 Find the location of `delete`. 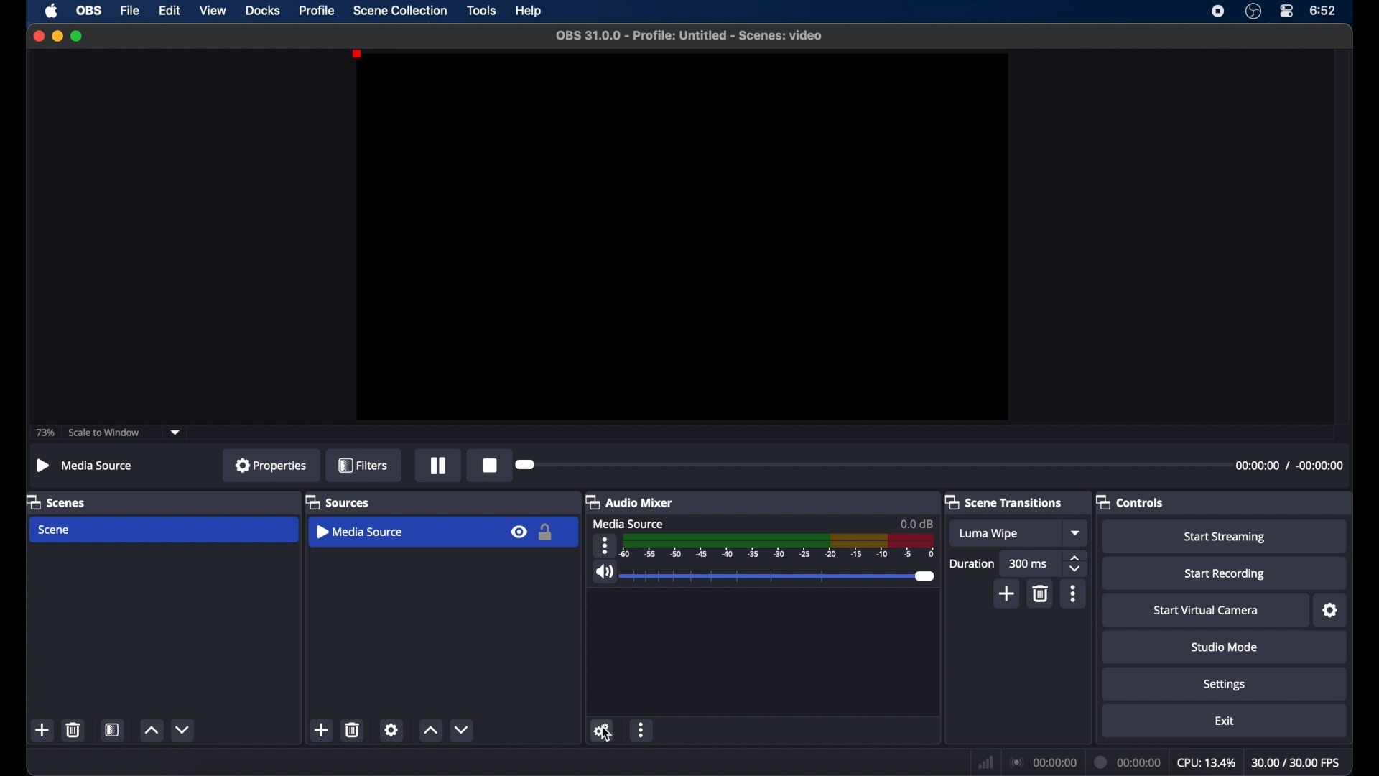

delete is located at coordinates (353, 730).